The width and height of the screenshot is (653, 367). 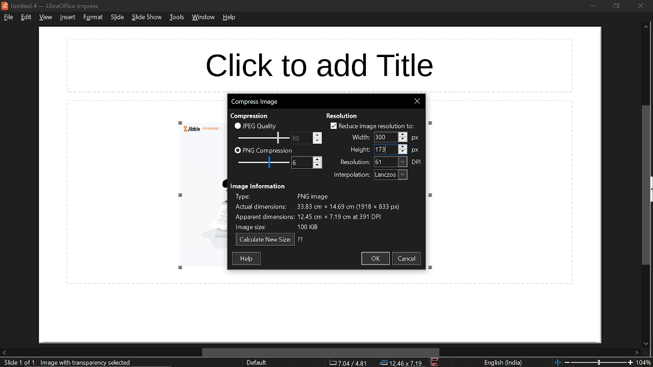 What do you see at coordinates (404, 134) in the screenshot?
I see `Increase ` at bounding box center [404, 134].